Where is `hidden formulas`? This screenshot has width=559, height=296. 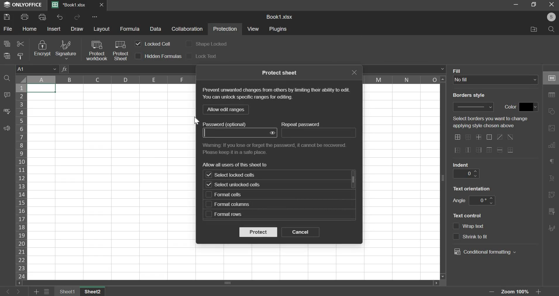 hidden formulas is located at coordinates (163, 56).